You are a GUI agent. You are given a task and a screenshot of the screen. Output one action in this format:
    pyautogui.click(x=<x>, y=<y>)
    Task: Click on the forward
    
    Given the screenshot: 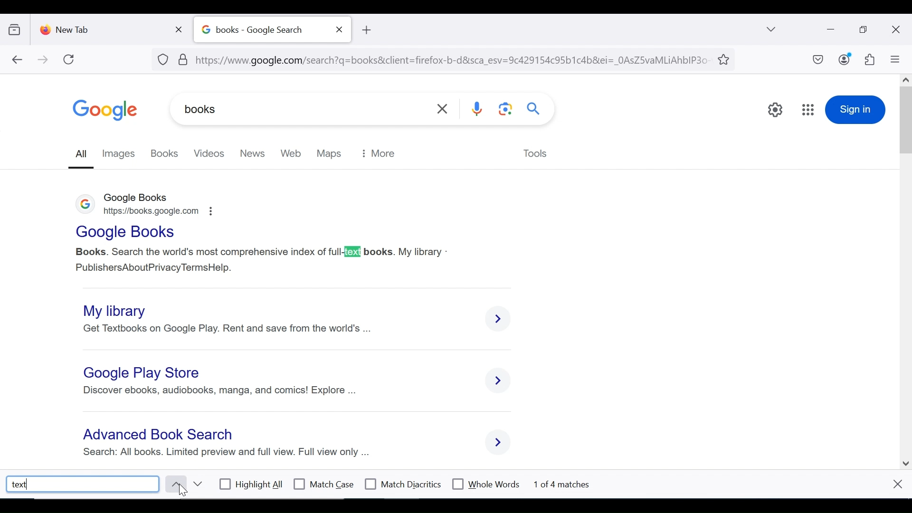 What is the action you would take?
    pyautogui.click(x=43, y=60)
    